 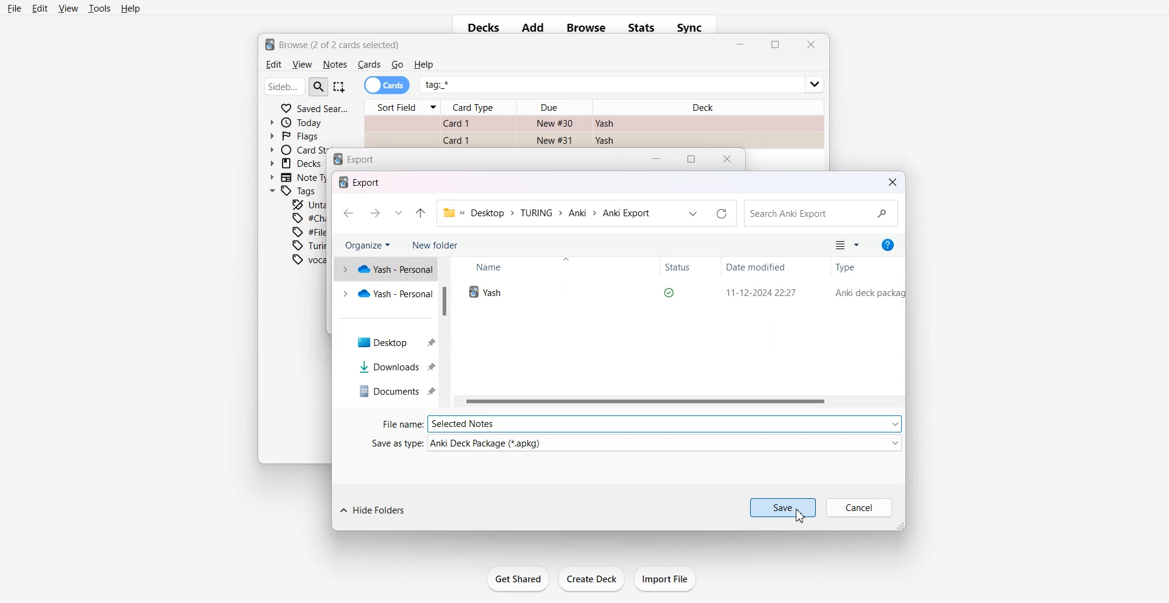 What do you see at coordinates (437, 245) in the screenshot?
I see `New Folder` at bounding box center [437, 245].